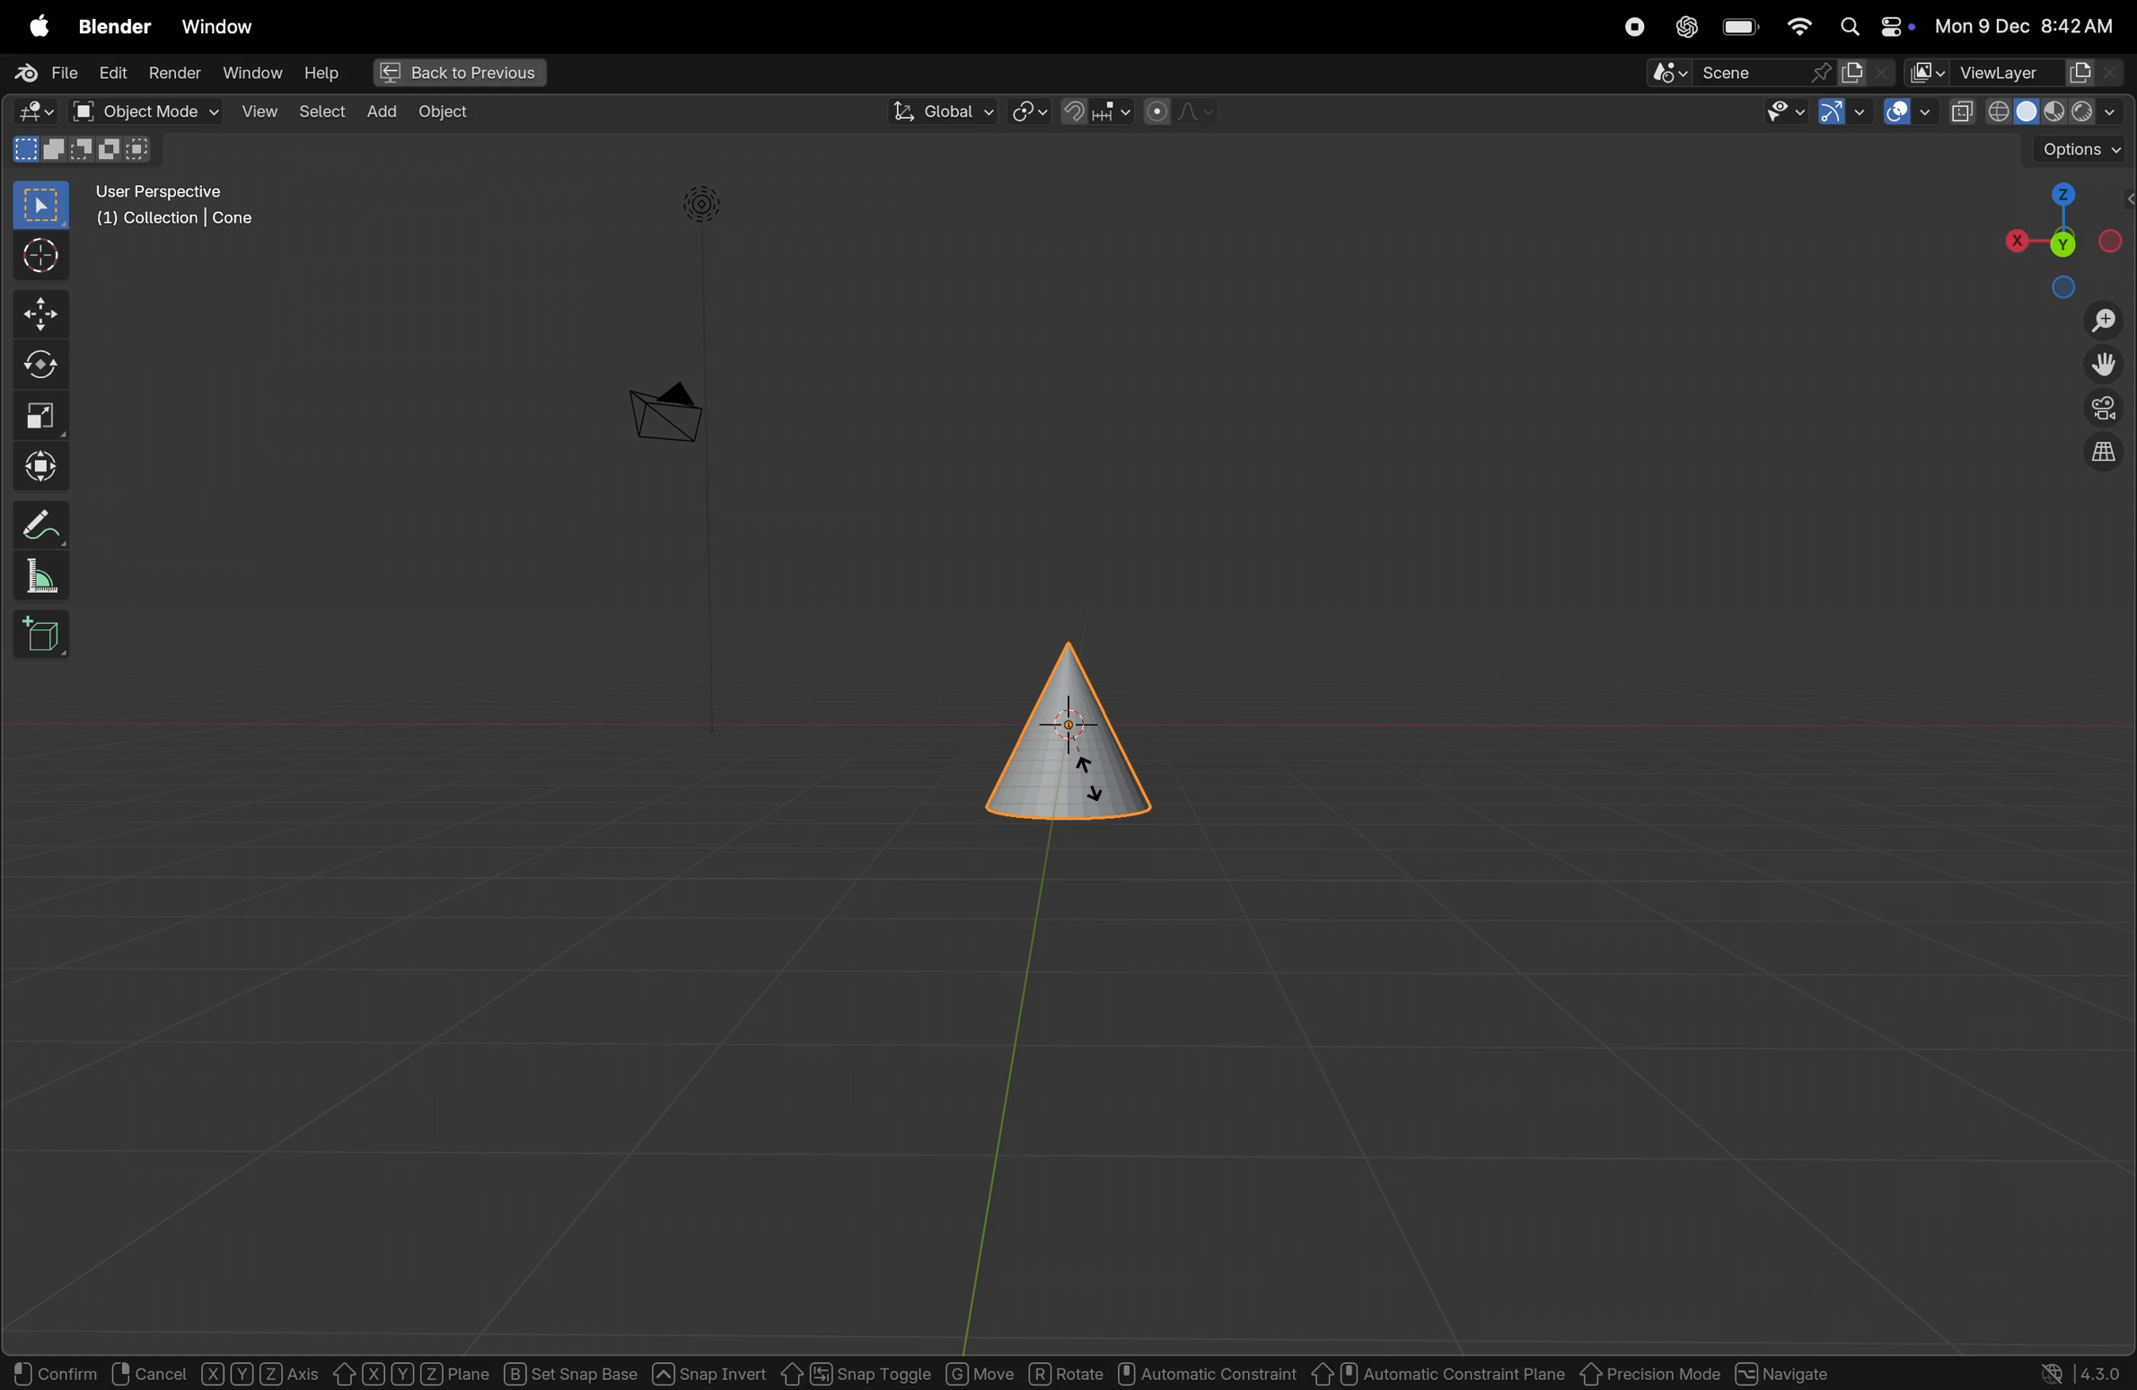 The width and height of the screenshot is (2137, 1390). What do you see at coordinates (2024, 25) in the screenshot?
I see `date and time` at bounding box center [2024, 25].